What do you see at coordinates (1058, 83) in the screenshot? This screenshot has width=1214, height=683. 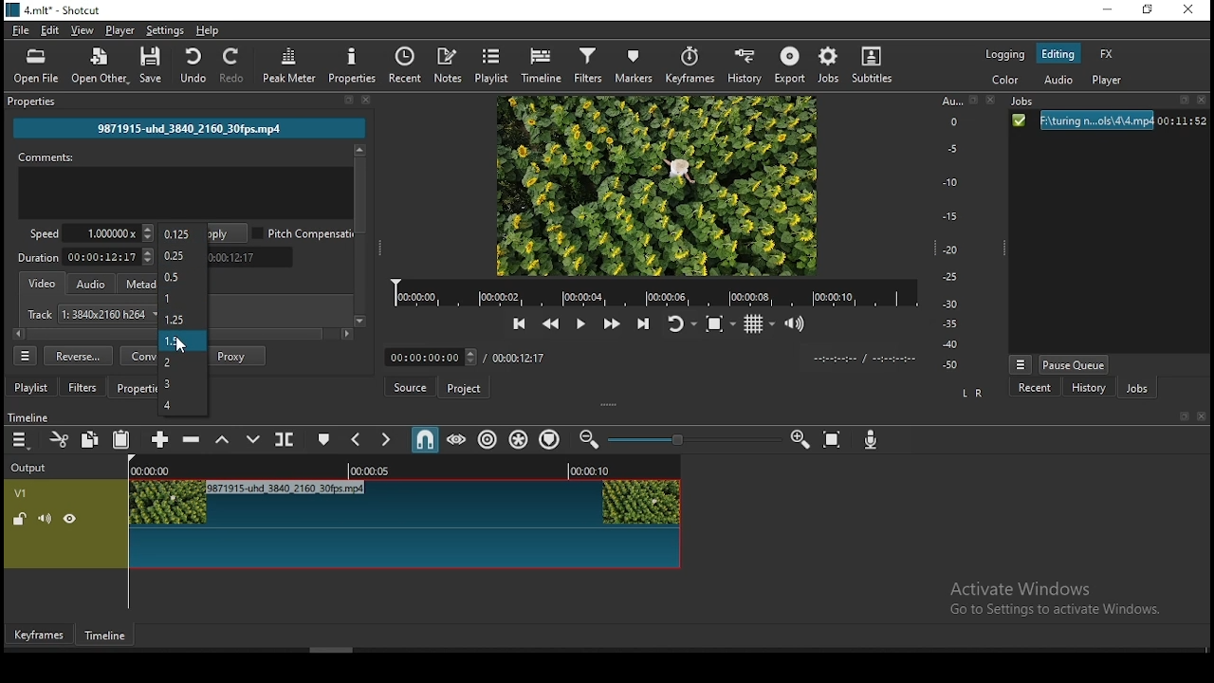 I see `audio` at bounding box center [1058, 83].